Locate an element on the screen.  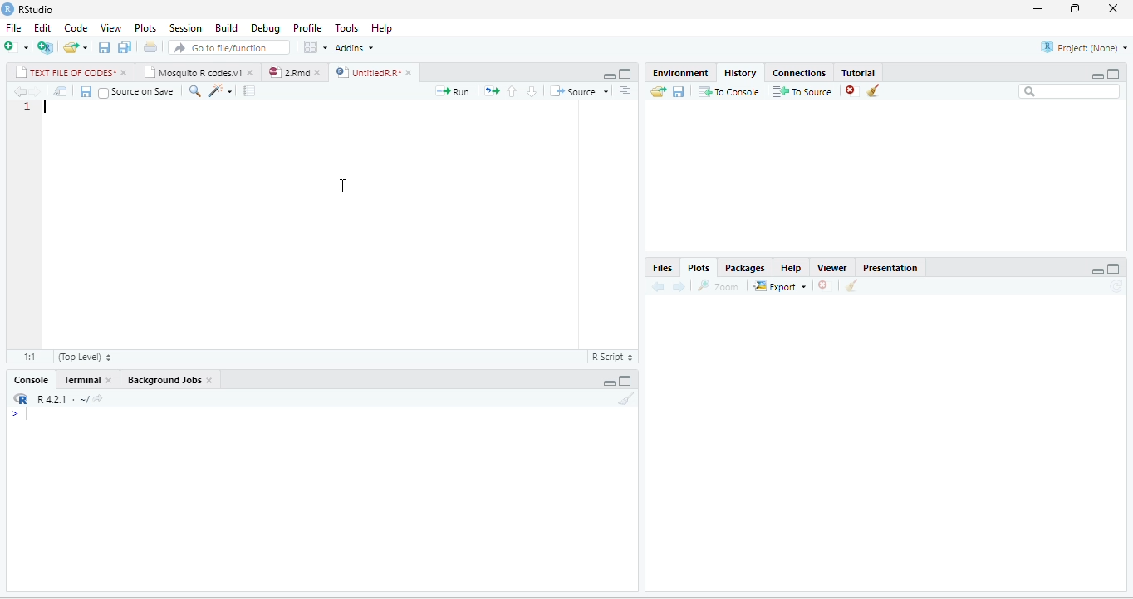
Mosquito R codes.v1 is located at coordinates (193, 72).